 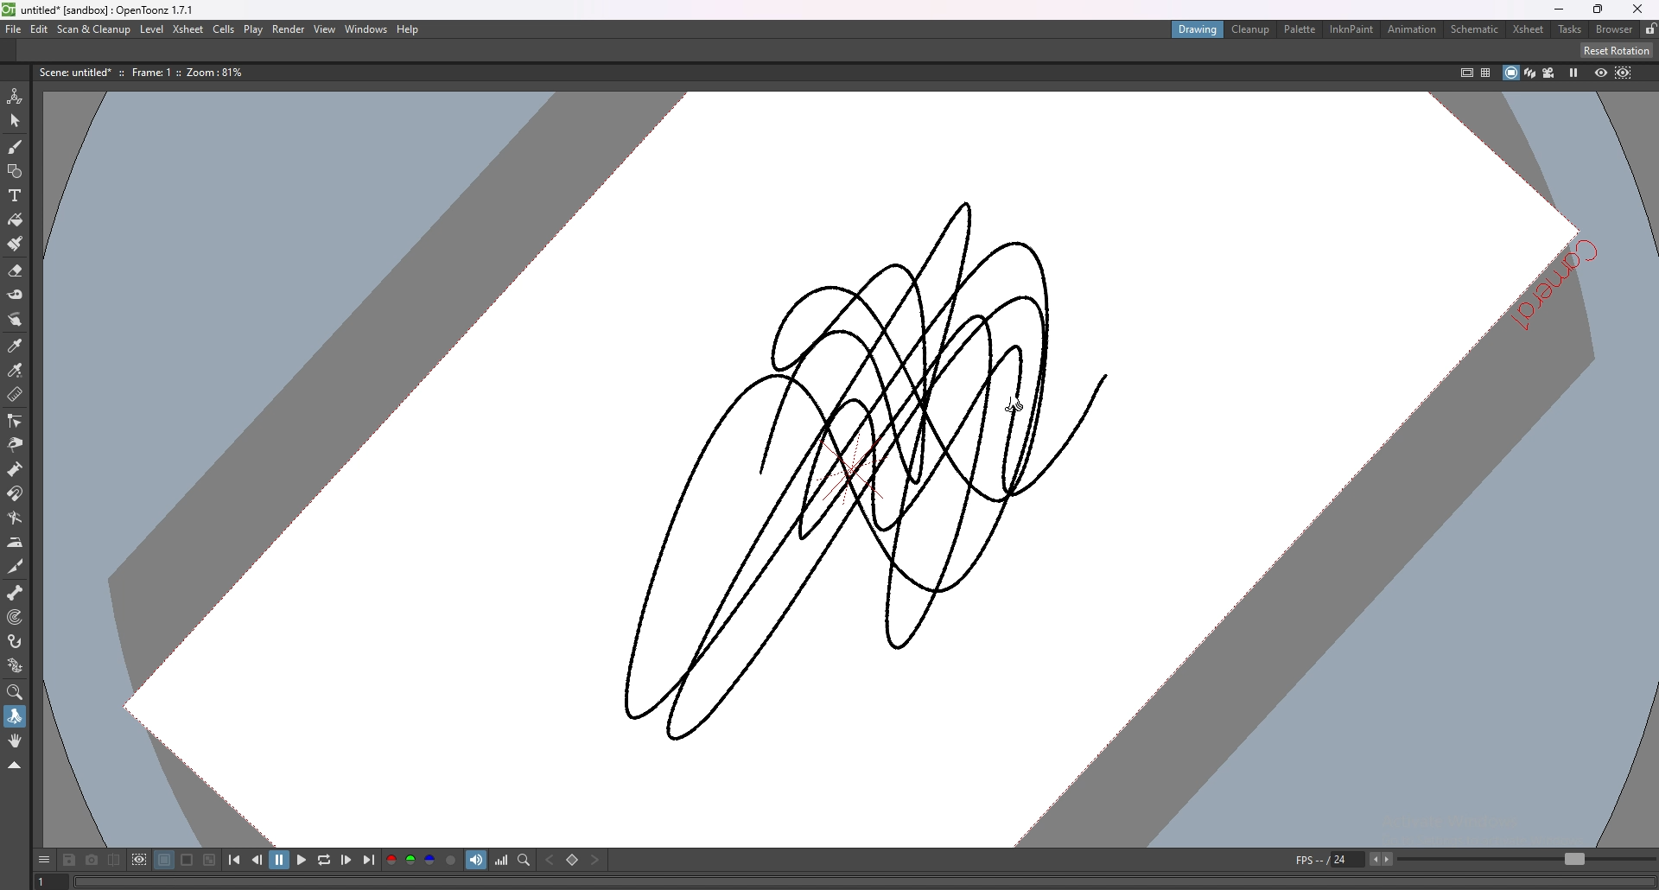 I want to click on loop, so click(x=323, y=861).